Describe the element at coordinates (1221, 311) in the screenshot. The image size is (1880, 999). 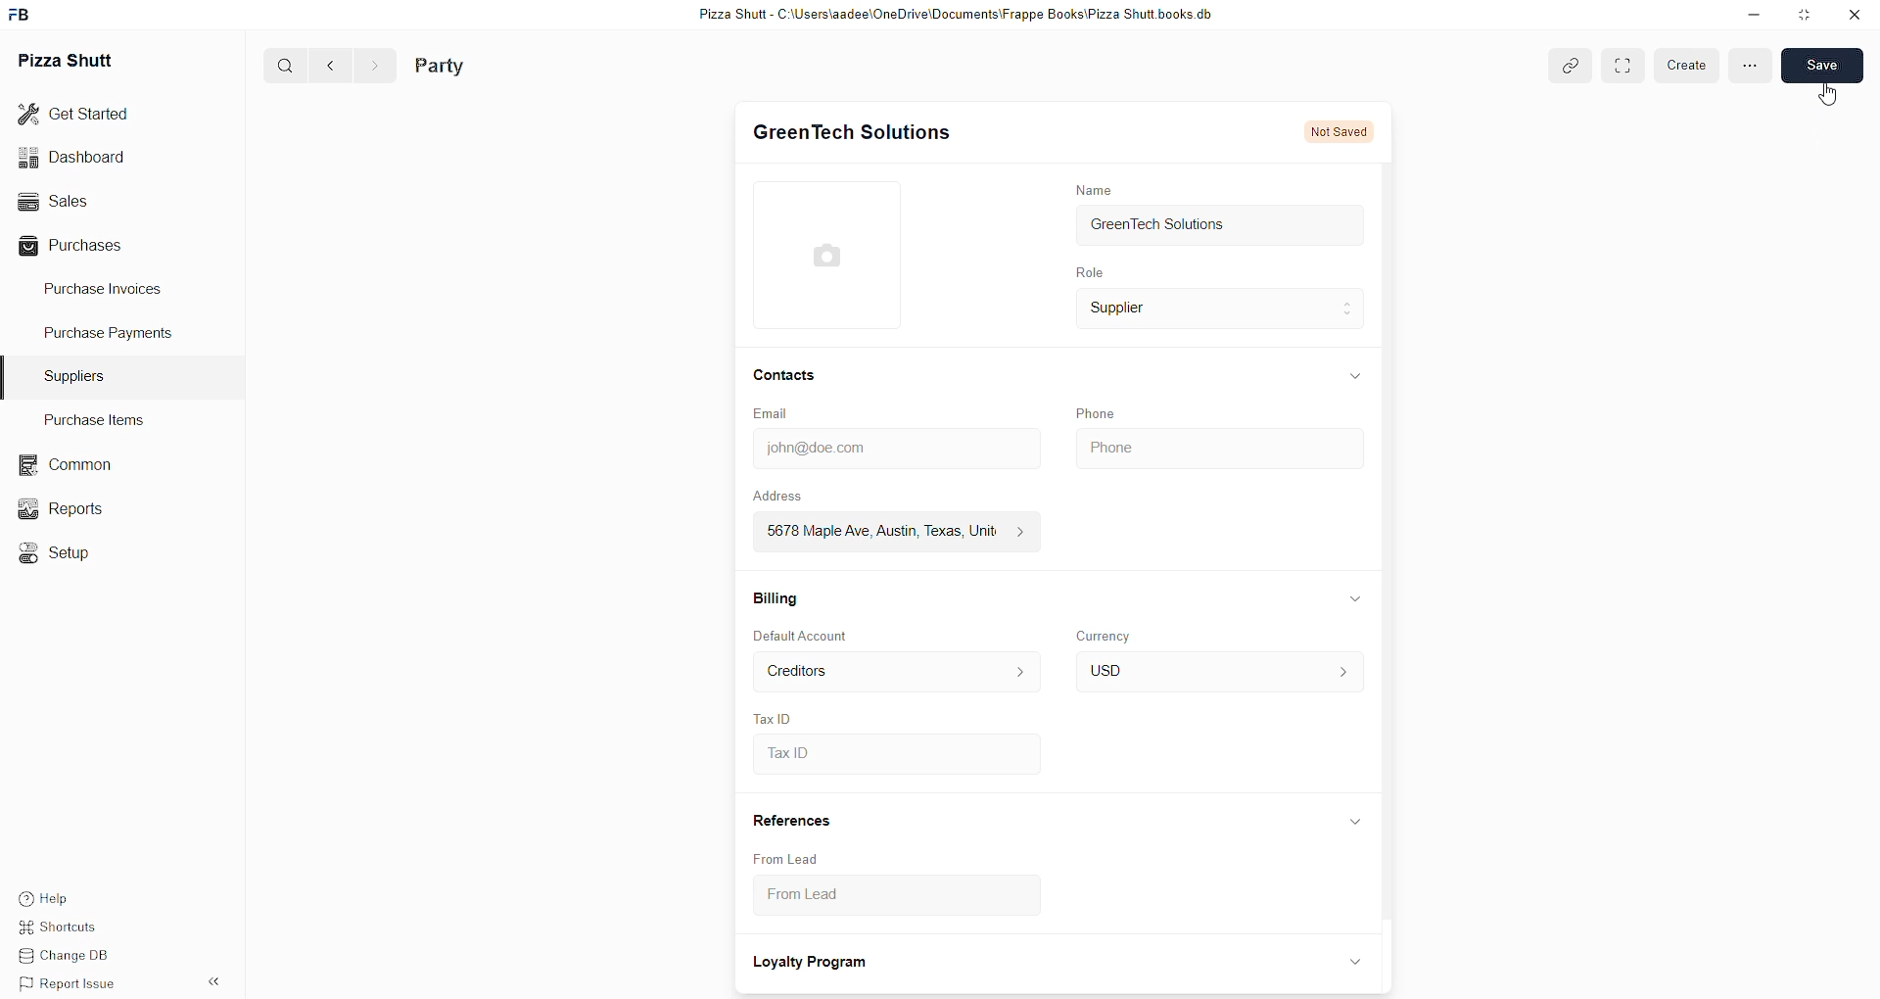
I see `Supplier` at that location.